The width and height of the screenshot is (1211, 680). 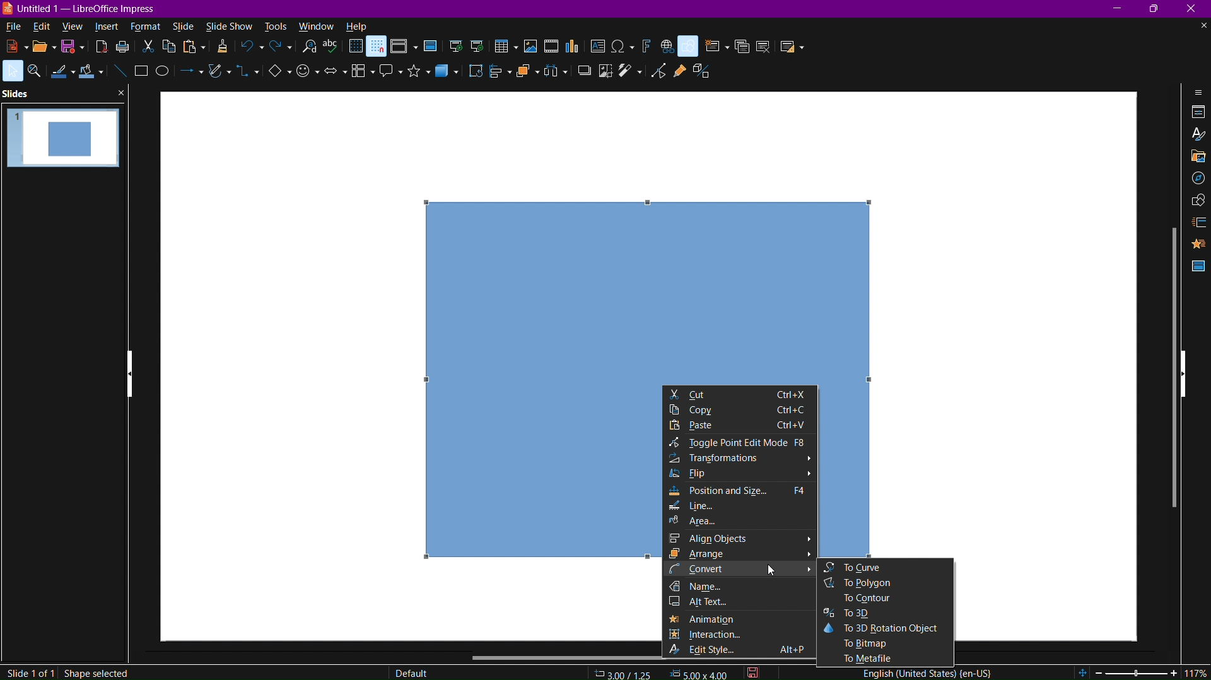 I want to click on Animation, so click(x=740, y=619).